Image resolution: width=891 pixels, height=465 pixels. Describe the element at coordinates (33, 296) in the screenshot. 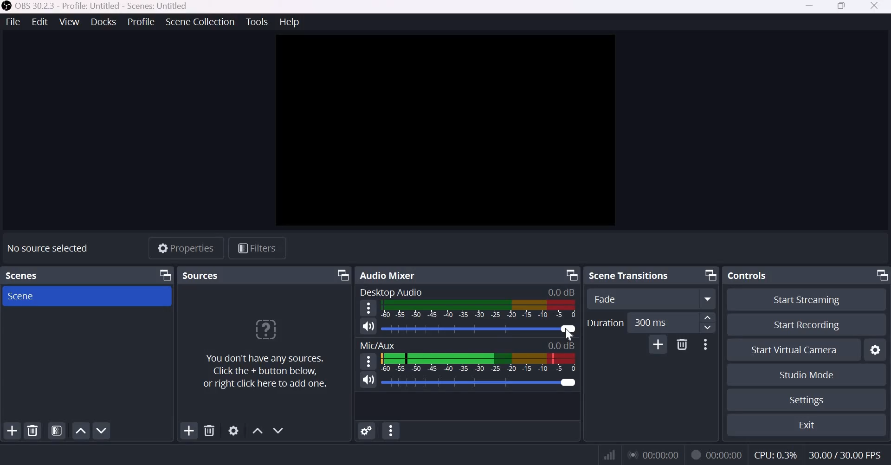

I see `Scene` at that location.